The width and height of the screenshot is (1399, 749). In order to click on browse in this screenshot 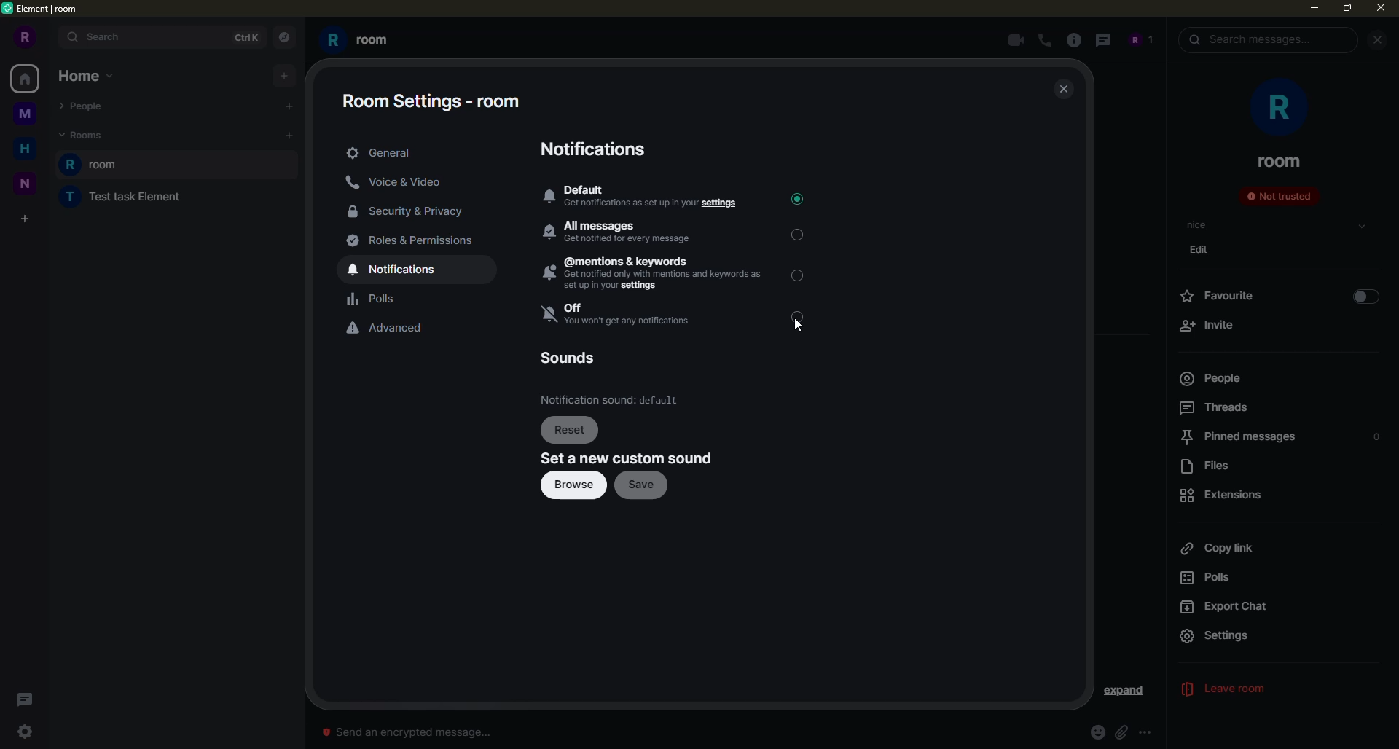, I will do `click(575, 486)`.